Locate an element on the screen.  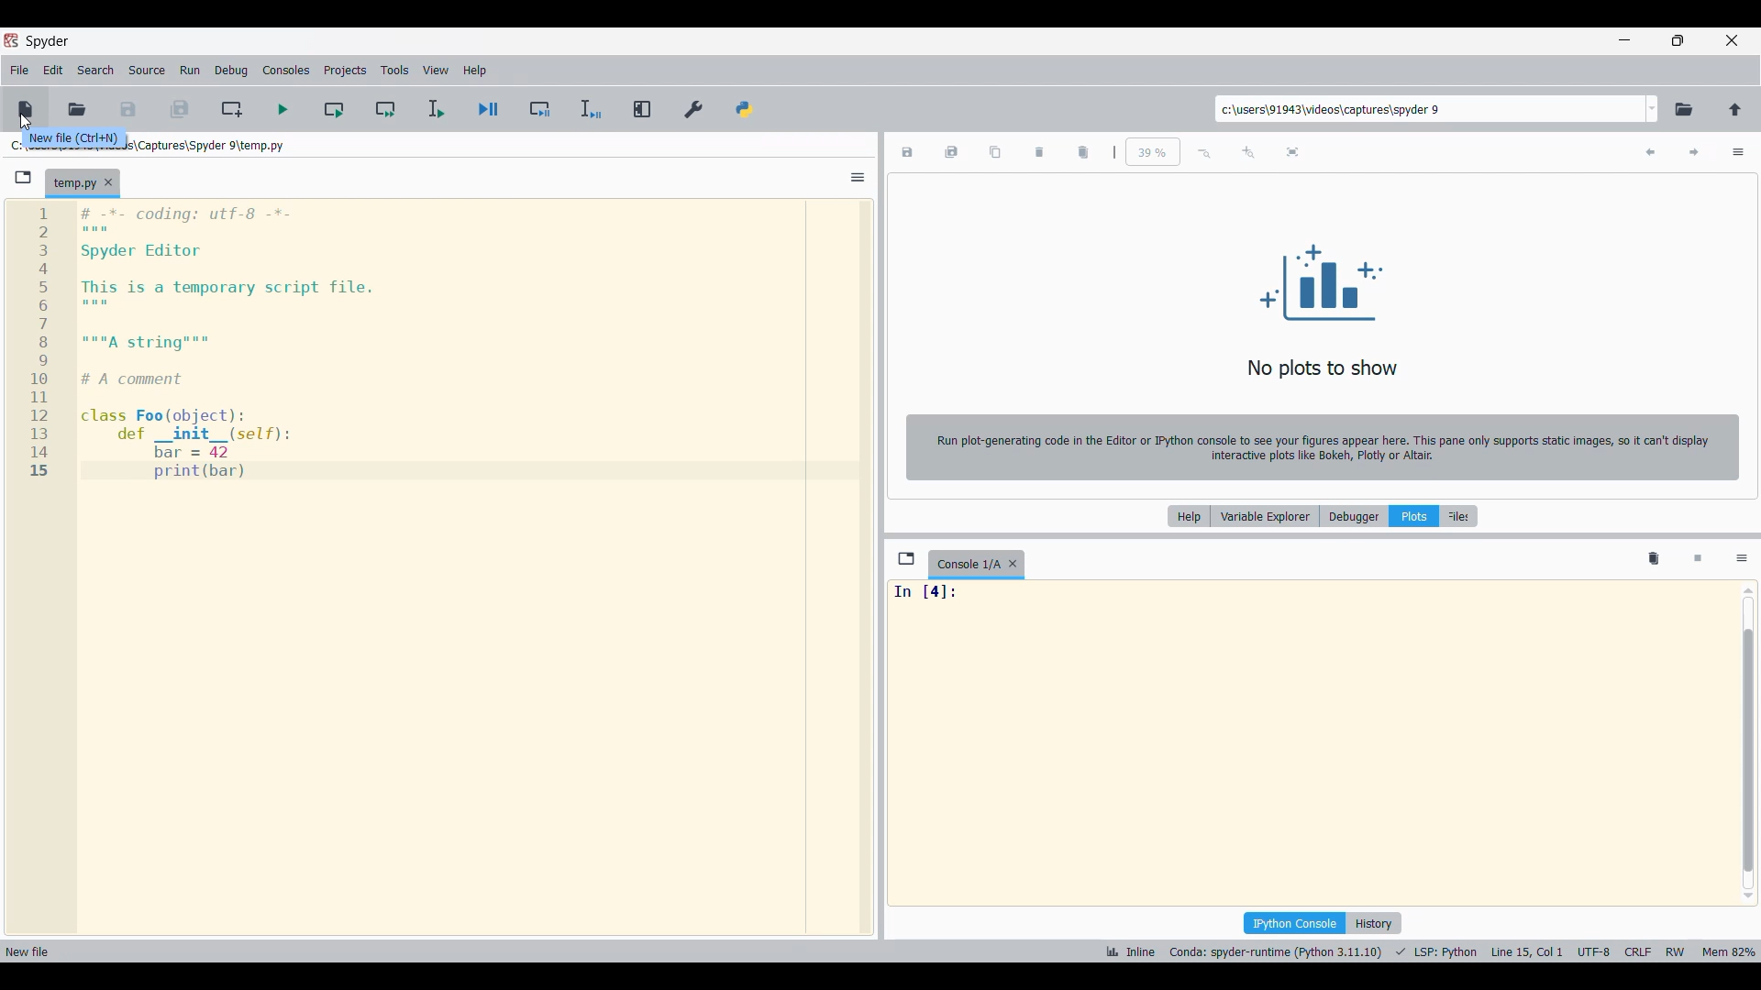
programming language is located at coordinates (1433, 951).